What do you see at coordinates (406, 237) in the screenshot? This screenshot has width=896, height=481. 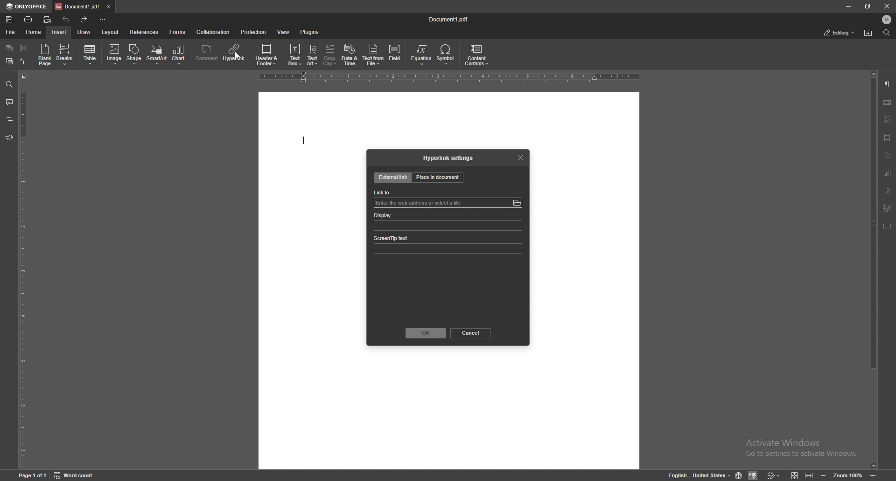 I see `screentip text` at bounding box center [406, 237].